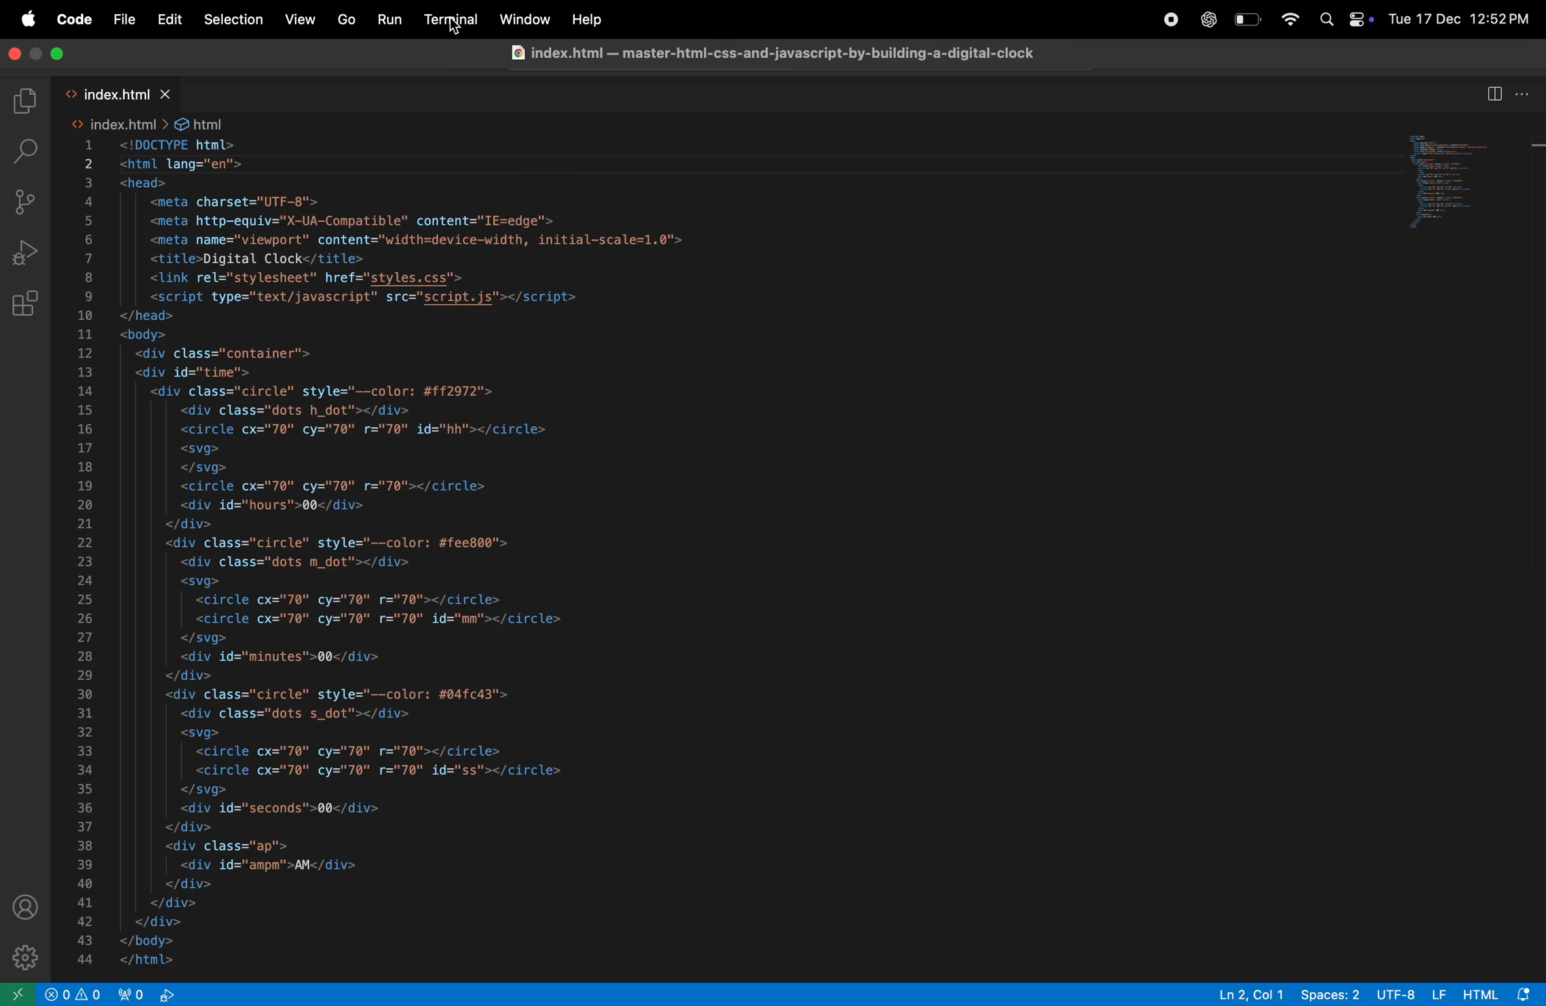 This screenshot has height=1006, width=1546. I want to click on File, so click(123, 21).